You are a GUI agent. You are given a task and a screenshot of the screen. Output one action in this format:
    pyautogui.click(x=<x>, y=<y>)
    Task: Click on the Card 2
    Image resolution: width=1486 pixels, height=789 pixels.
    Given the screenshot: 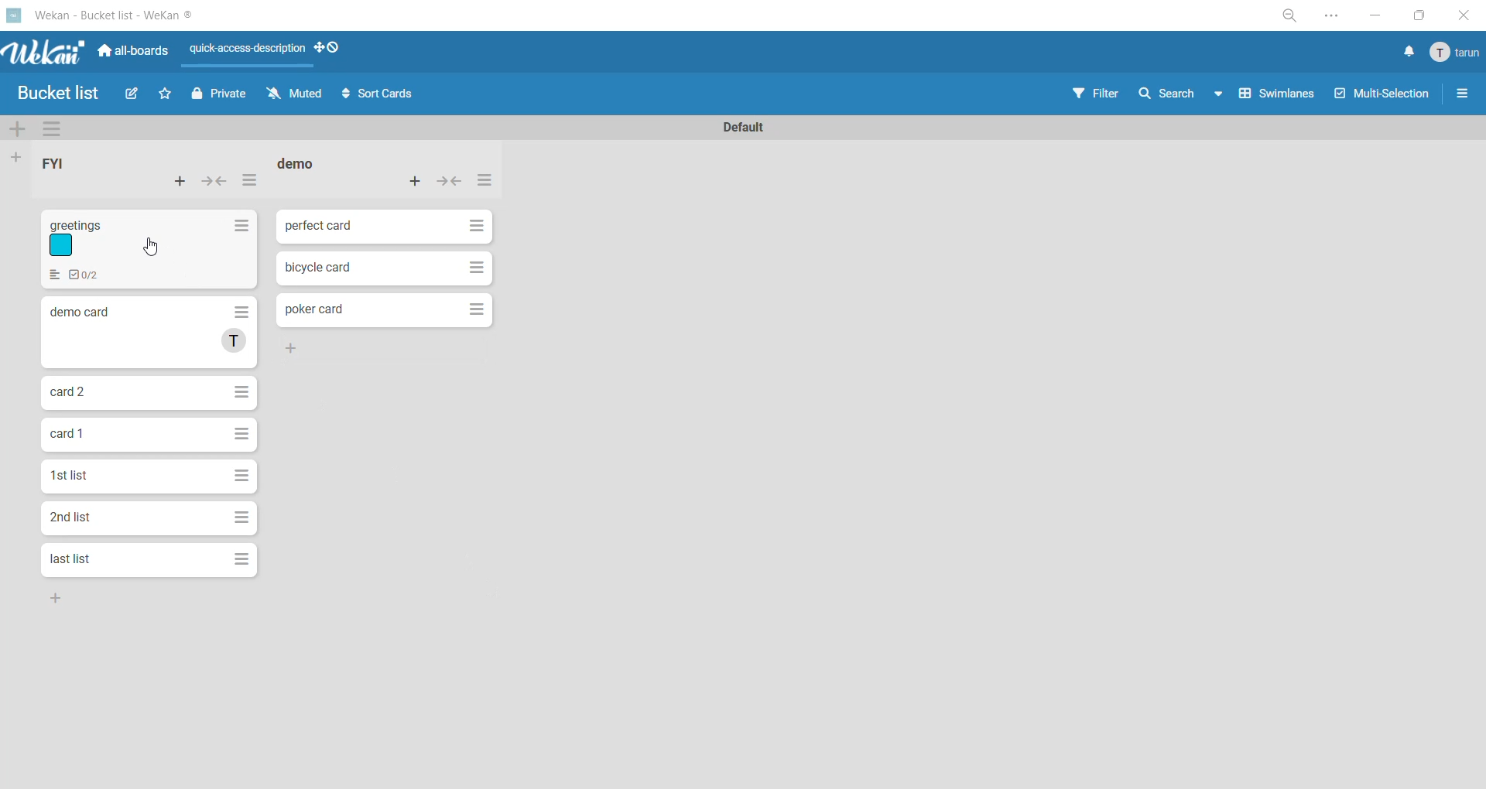 What is the action you would take?
    pyautogui.click(x=151, y=394)
    